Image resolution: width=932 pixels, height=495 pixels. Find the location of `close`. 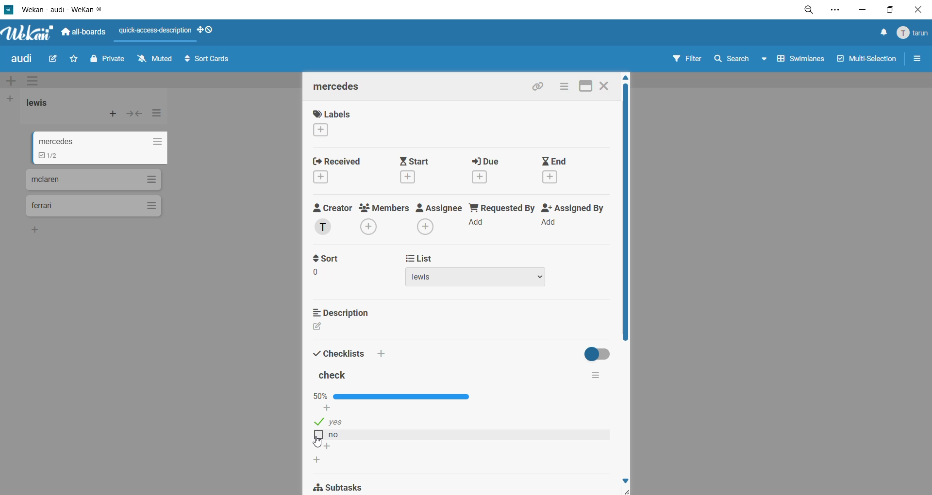

close is located at coordinates (606, 86).